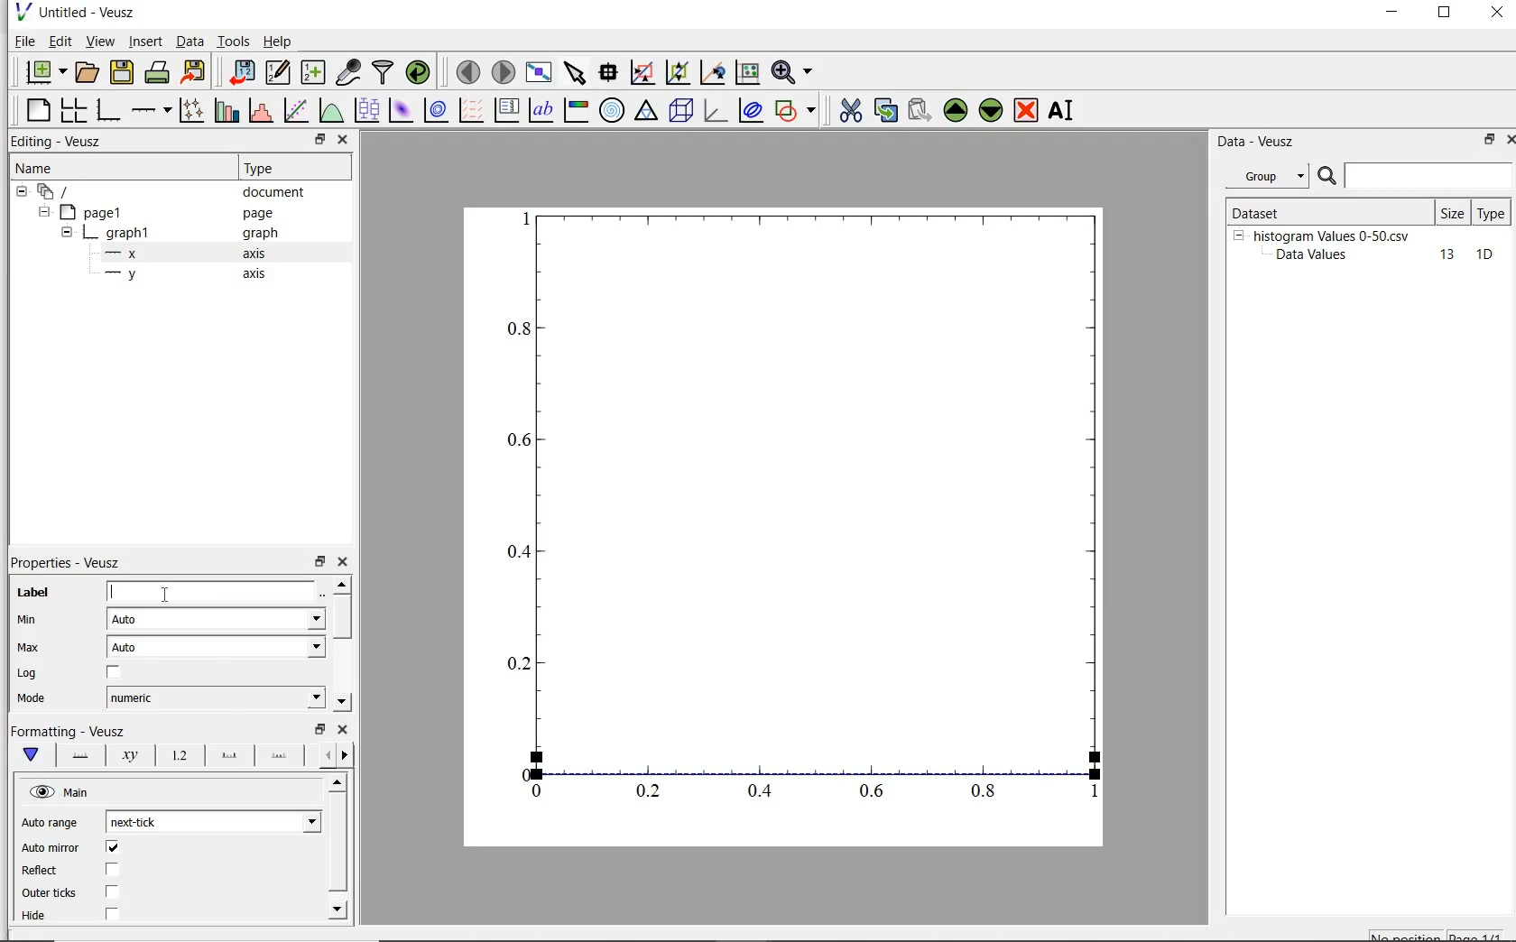 The height and width of the screenshot is (942, 1516). I want to click on hide, so click(22, 192).